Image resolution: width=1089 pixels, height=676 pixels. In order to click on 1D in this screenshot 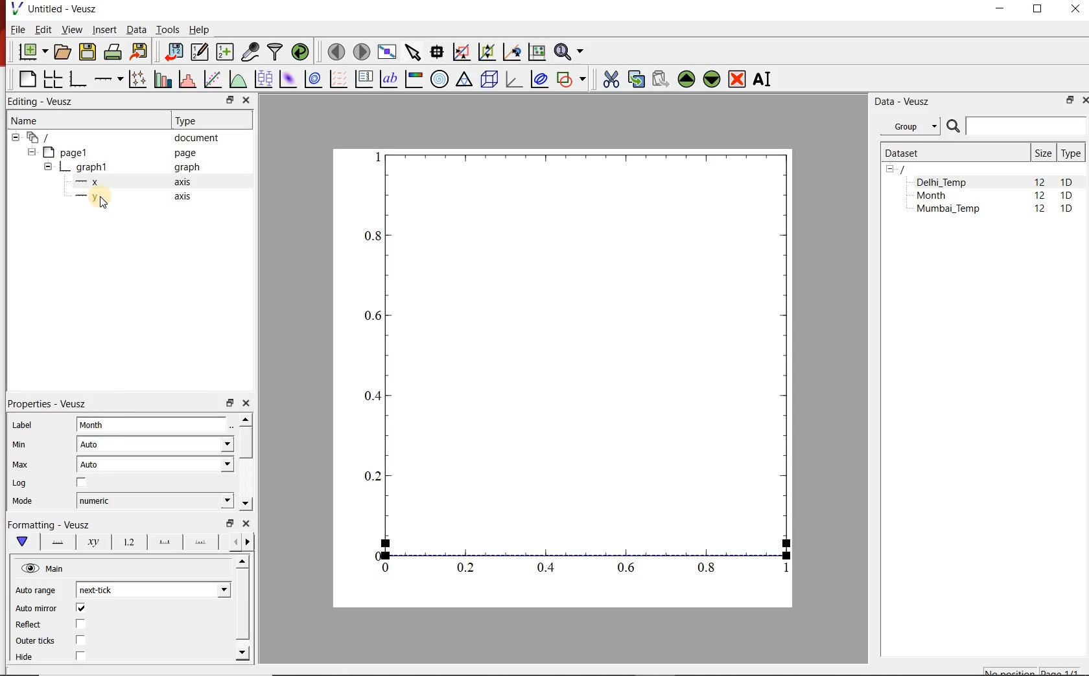, I will do `click(1066, 210)`.